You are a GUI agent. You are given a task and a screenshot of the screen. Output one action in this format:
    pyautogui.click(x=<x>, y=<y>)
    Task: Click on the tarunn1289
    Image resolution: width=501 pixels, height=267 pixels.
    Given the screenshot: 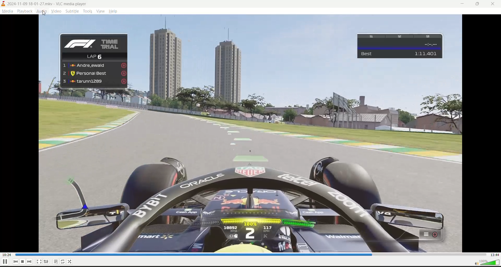 What is the action you would take?
    pyautogui.click(x=94, y=82)
    